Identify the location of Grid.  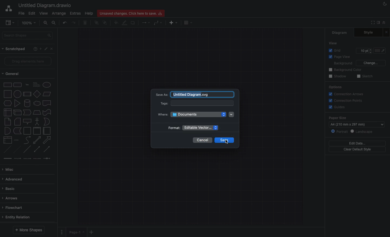
(336, 51).